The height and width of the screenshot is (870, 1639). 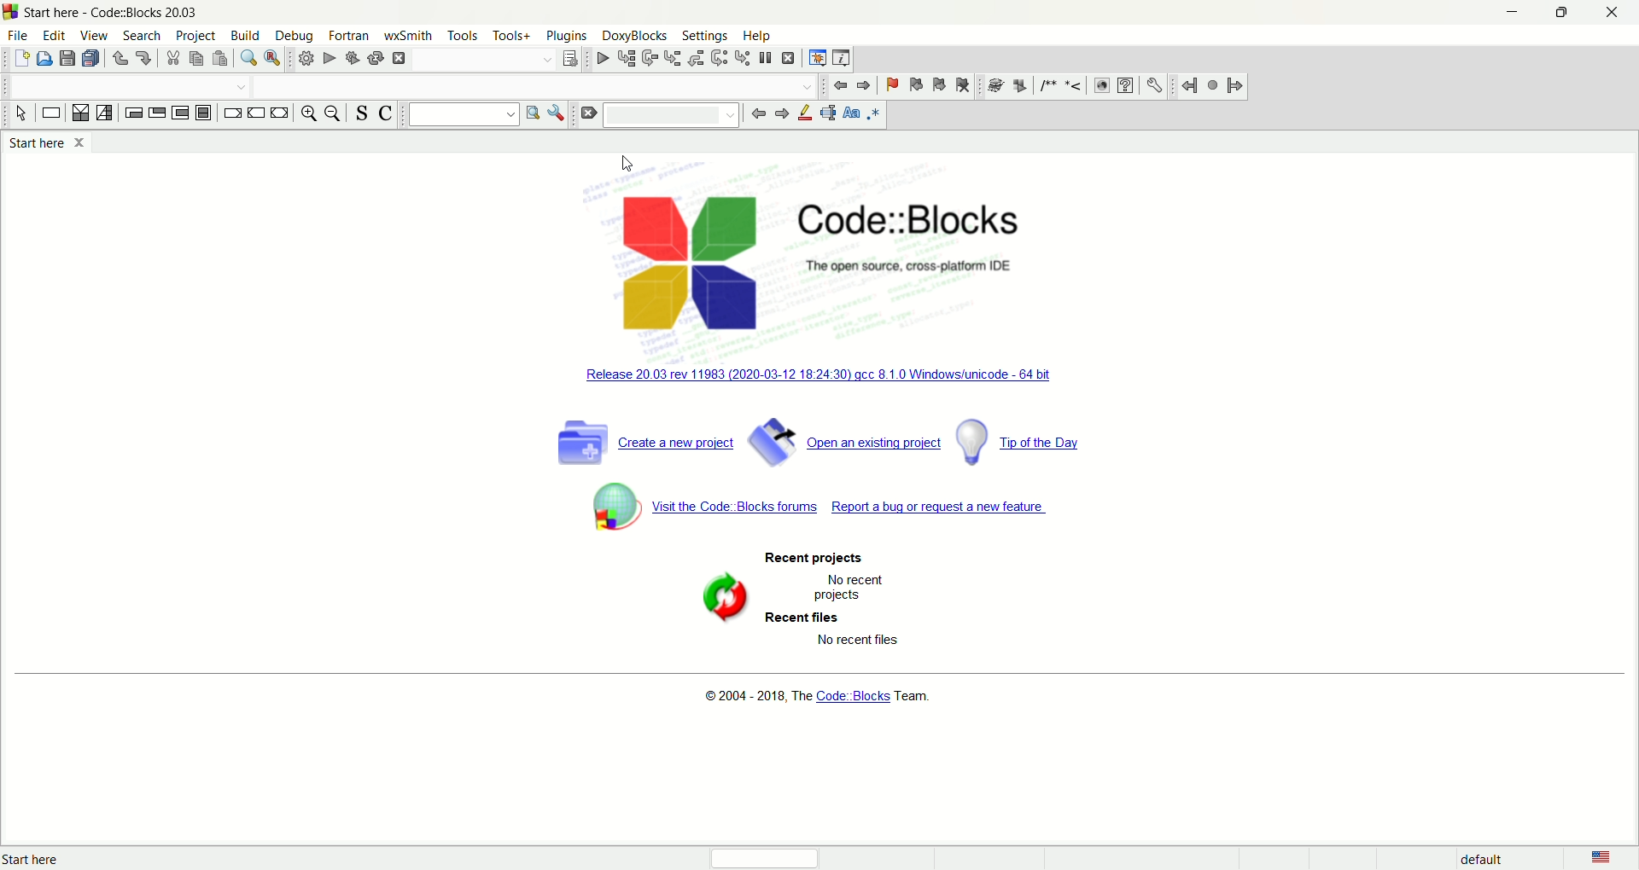 What do you see at coordinates (158, 113) in the screenshot?
I see `exit condition loop` at bounding box center [158, 113].